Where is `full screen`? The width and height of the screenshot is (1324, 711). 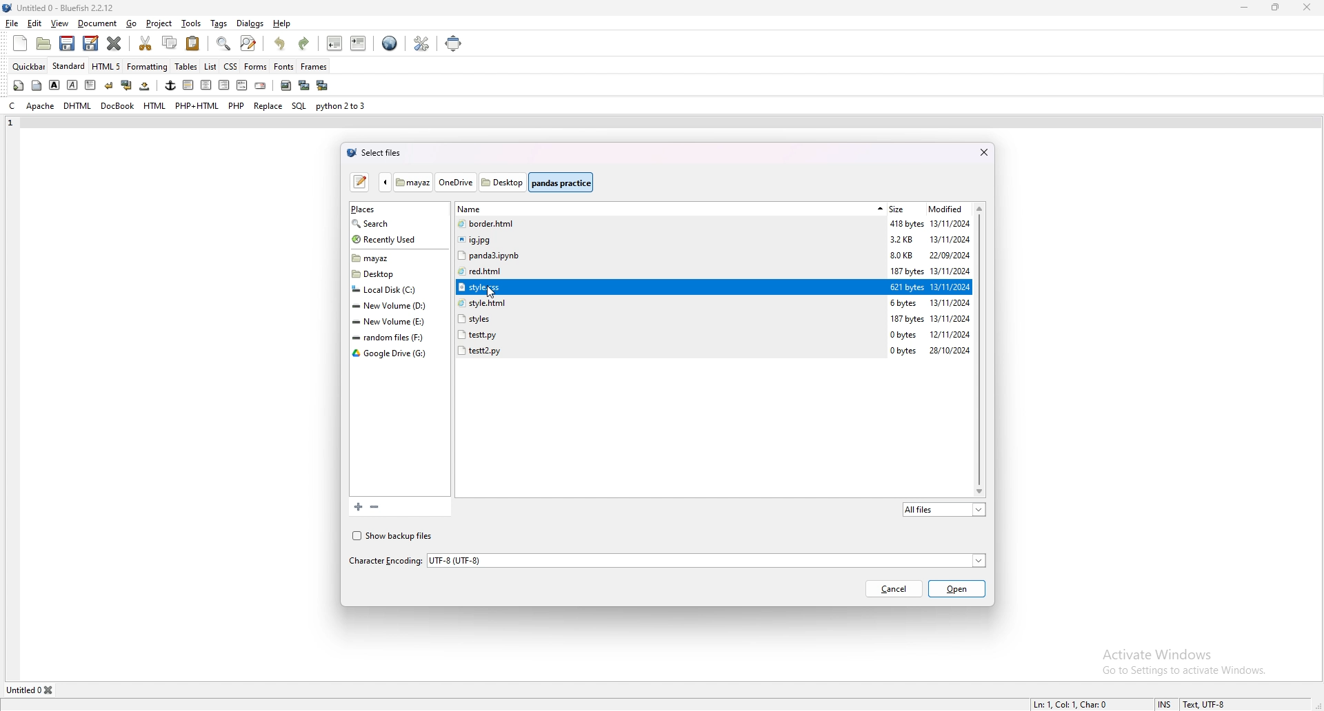
full screen is located at coordinates (454, 43).